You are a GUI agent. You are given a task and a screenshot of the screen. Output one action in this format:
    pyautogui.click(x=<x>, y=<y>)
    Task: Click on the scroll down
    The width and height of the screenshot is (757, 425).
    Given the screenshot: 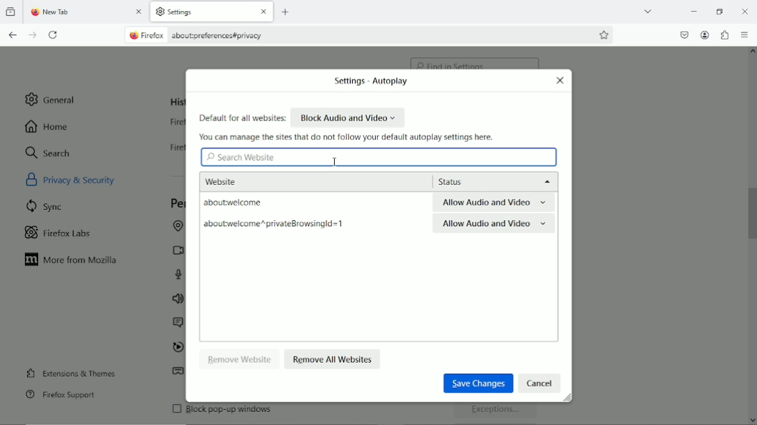 What is the action you would take?
    pyautogui.click(x=751, y=417)
    